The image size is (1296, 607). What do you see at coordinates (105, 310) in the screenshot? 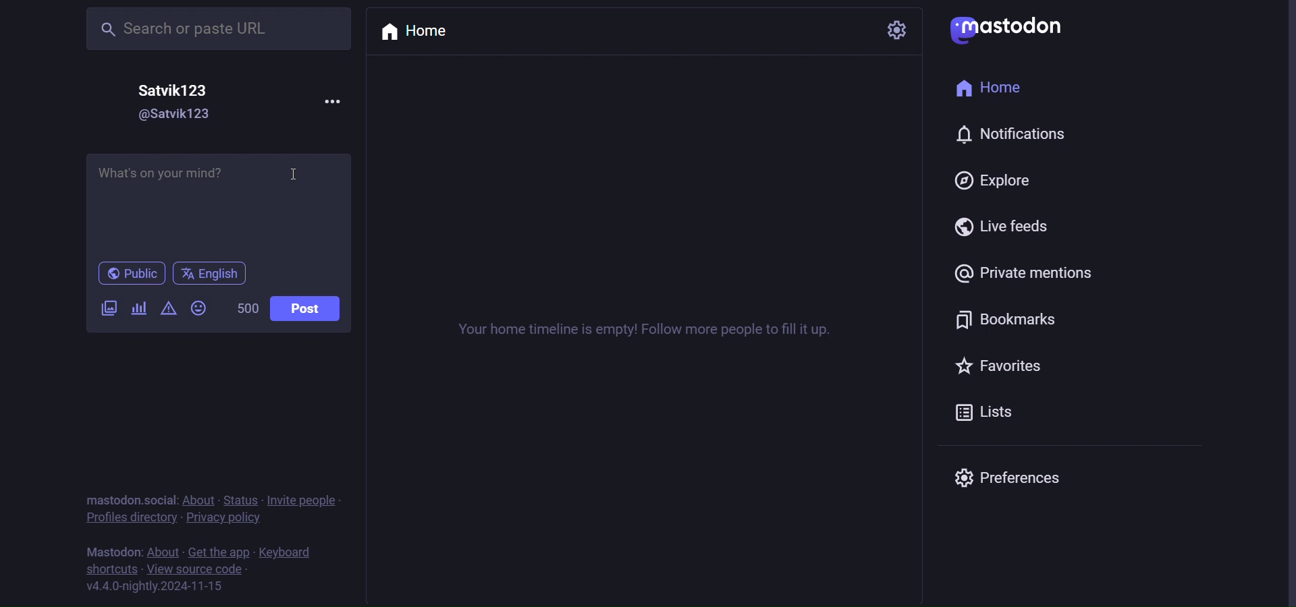
I see `add a image/video` at bounding box center [105, 310].